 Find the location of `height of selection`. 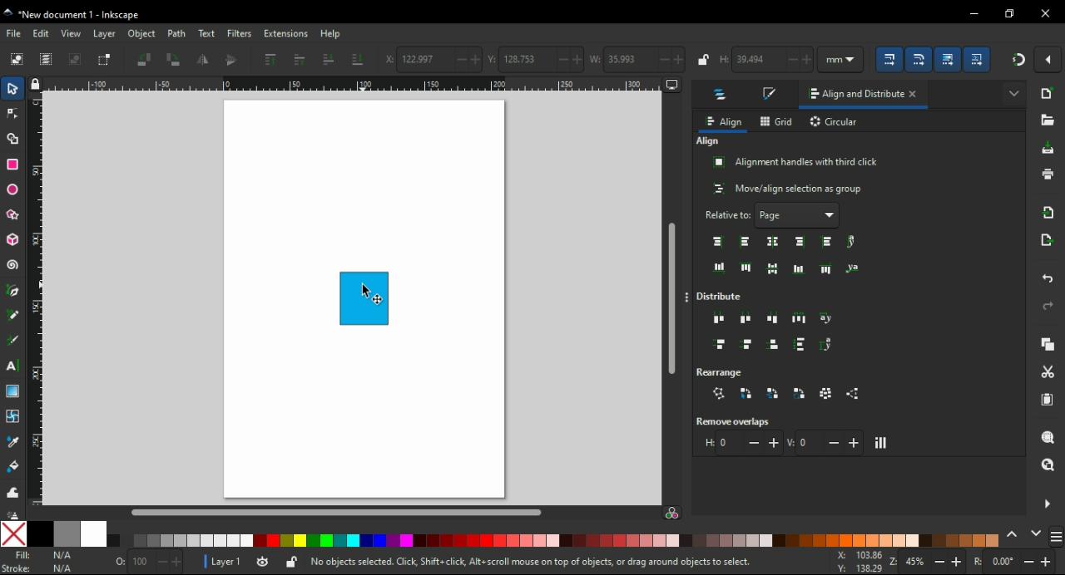

height of selection is located at coordinates (764, 60).